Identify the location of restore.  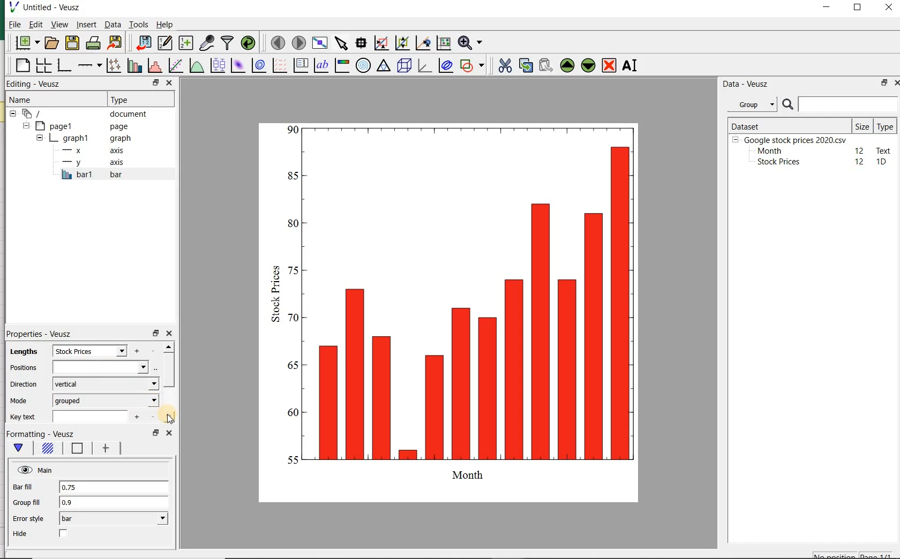
(155, 433).